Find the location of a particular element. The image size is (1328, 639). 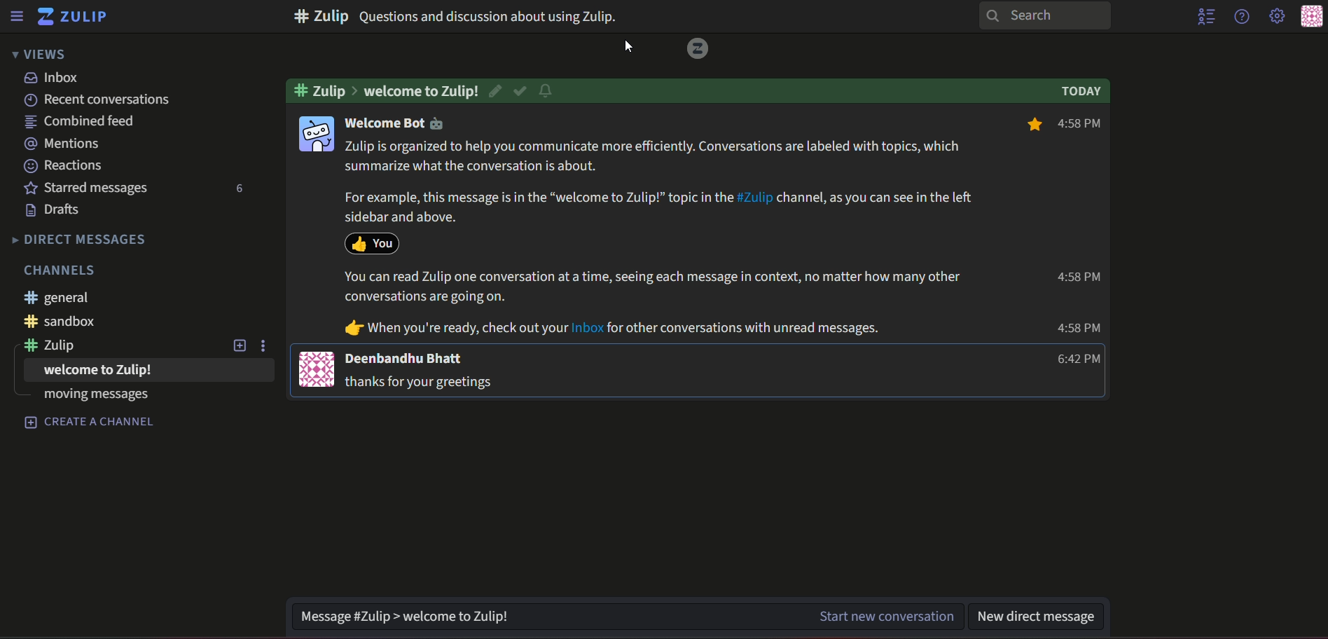

#general is located at coordinates (61, 298).